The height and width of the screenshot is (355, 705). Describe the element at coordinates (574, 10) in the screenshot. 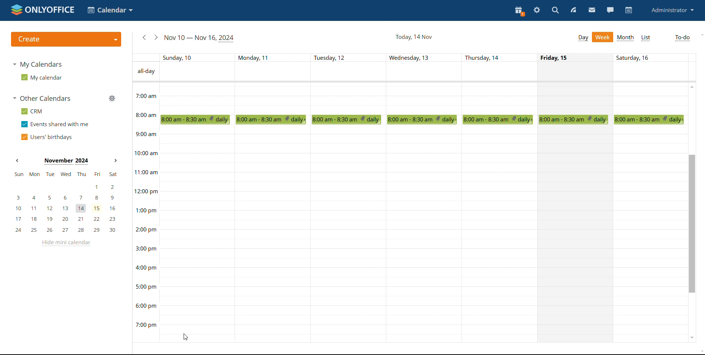

I see `feed` at that location.